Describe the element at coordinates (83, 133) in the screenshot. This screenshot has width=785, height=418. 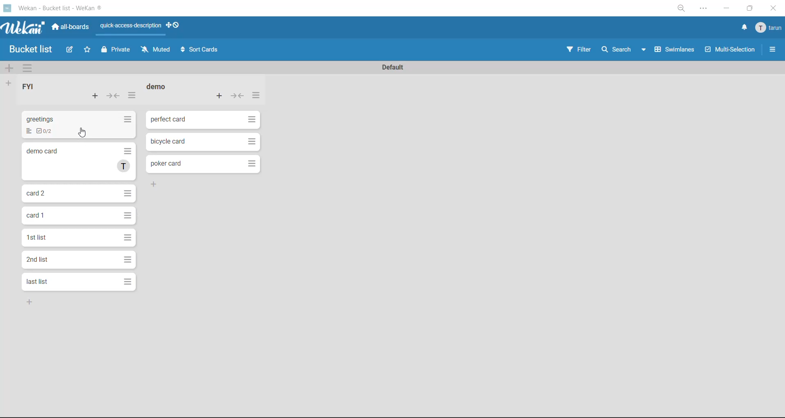
I see `cursor` at that location.